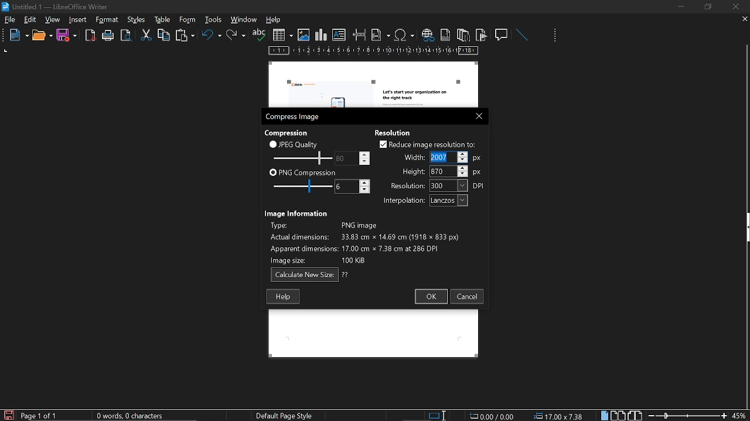 This screenshot has width=750, height=421. What do you see at coordinates (91, 36) in the screenshot?
I see `export as pdf` at bounding box center [91, 36].